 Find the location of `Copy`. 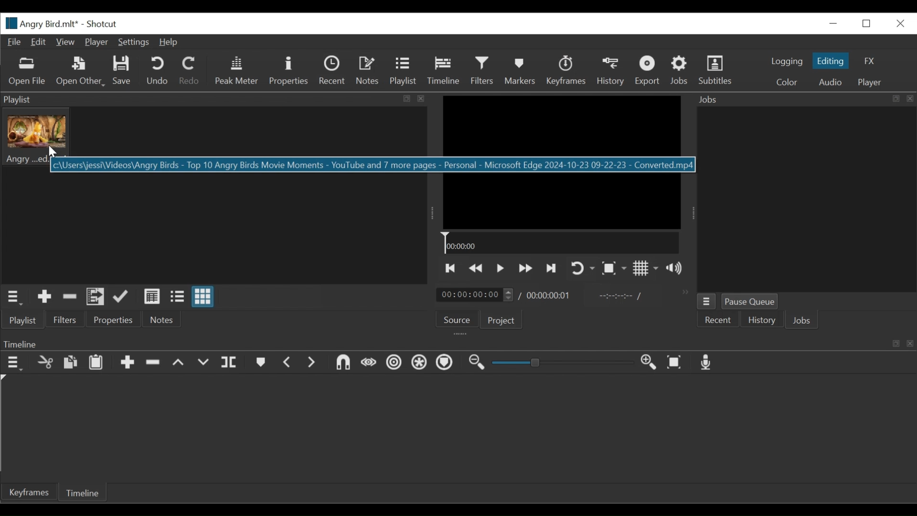

Copy is located at coordinates (70, 362).